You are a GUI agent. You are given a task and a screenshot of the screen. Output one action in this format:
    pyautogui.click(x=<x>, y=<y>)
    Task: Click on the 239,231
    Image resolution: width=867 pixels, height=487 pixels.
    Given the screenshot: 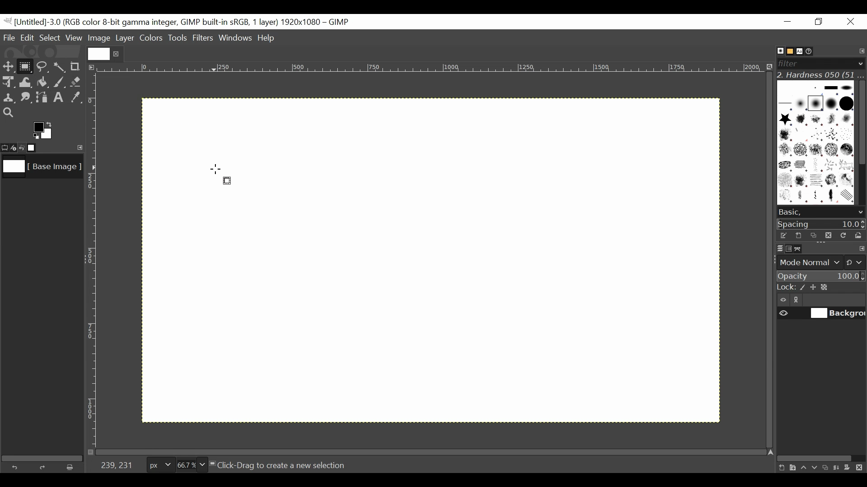 What is the action you would take?
    pyautogui.click(x=117, y=465)
    